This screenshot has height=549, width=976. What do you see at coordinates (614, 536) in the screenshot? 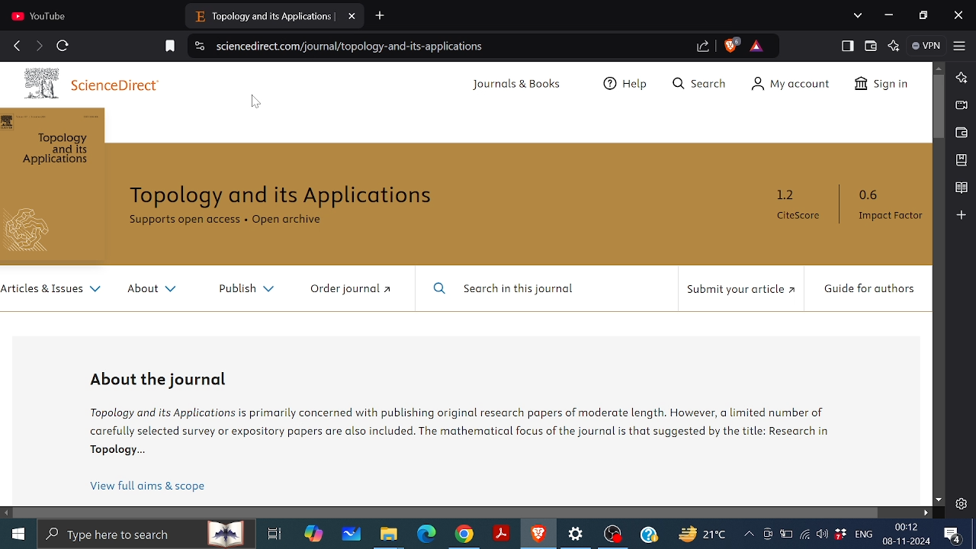
I see `OBS recorder` at bounding box center [614, 536].